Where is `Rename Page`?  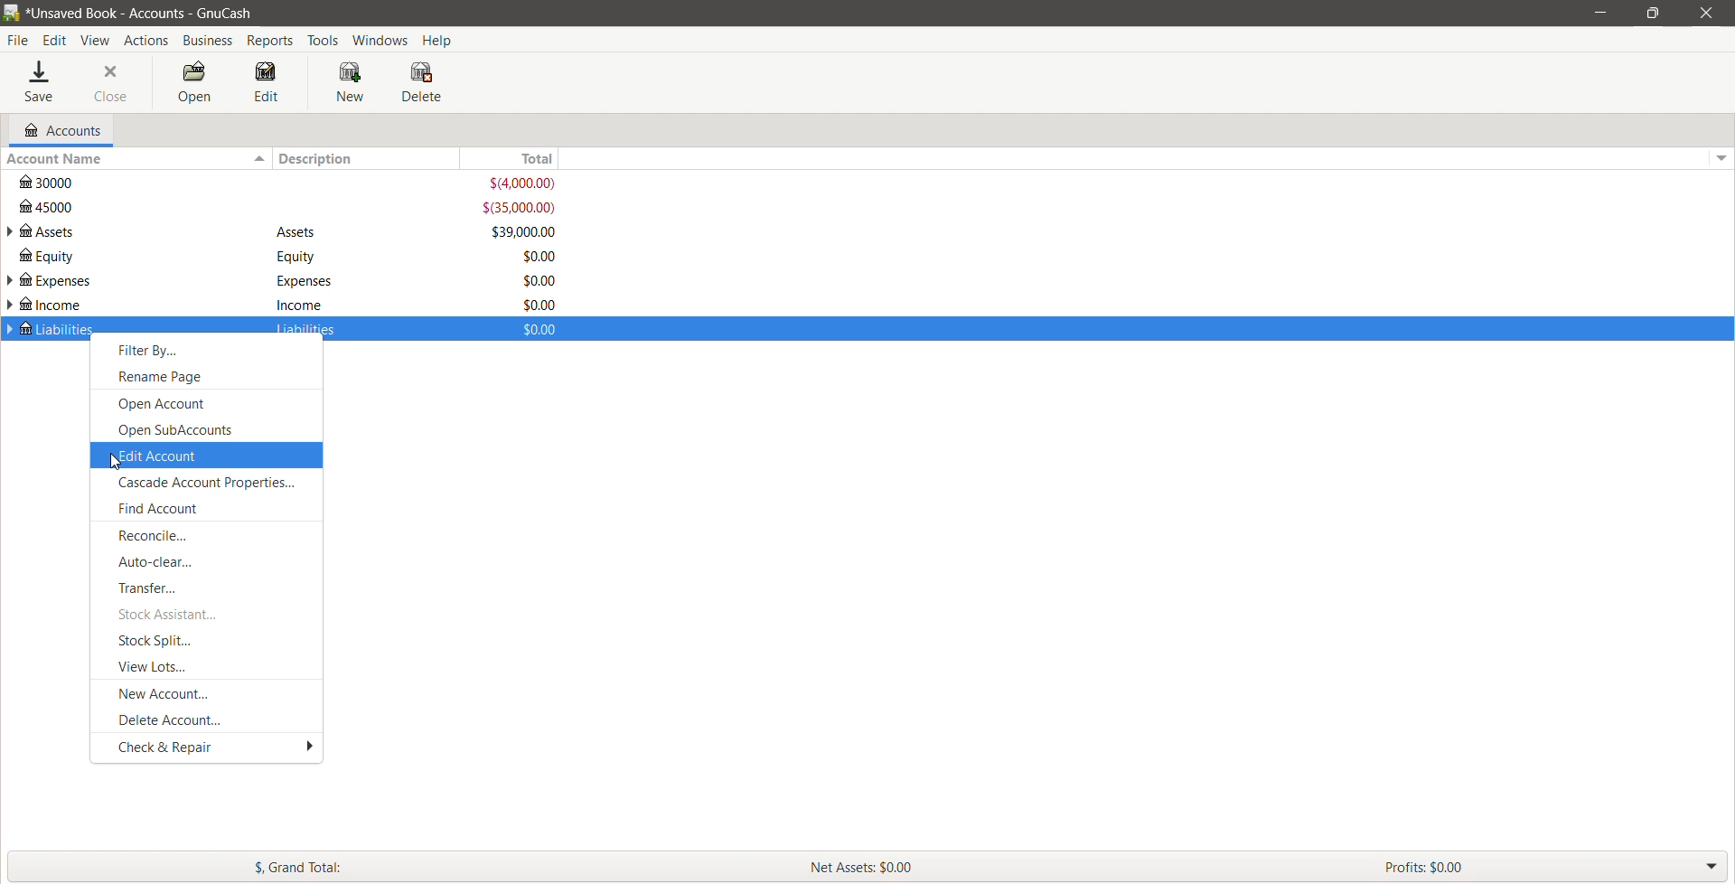
Rename Page is located at coordinates (166, 378).